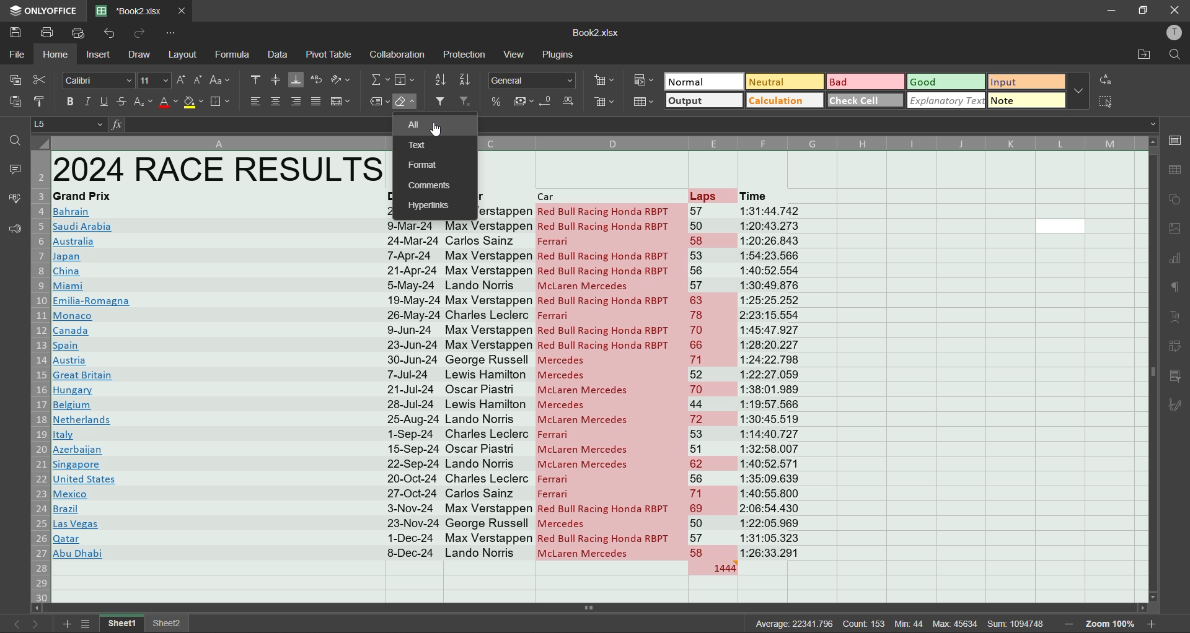  I want to click on sheet list, so click(90, 624).